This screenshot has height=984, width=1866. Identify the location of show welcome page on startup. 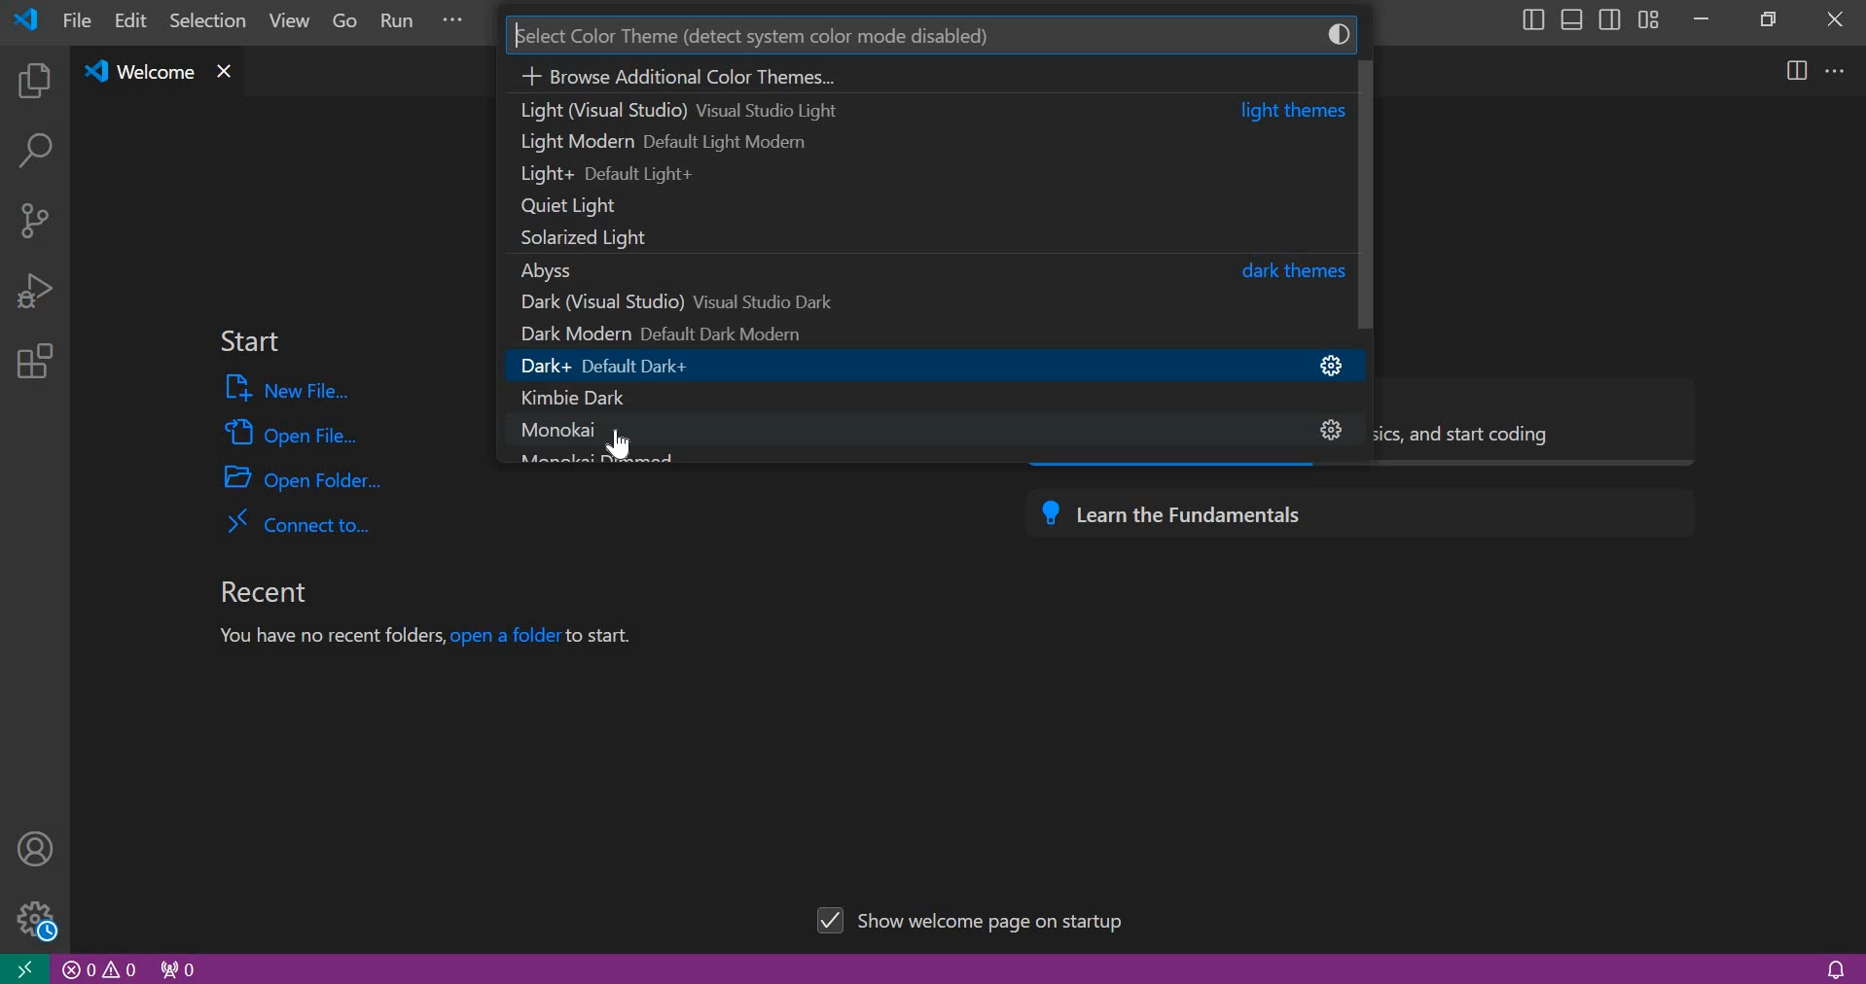
(977, 917).